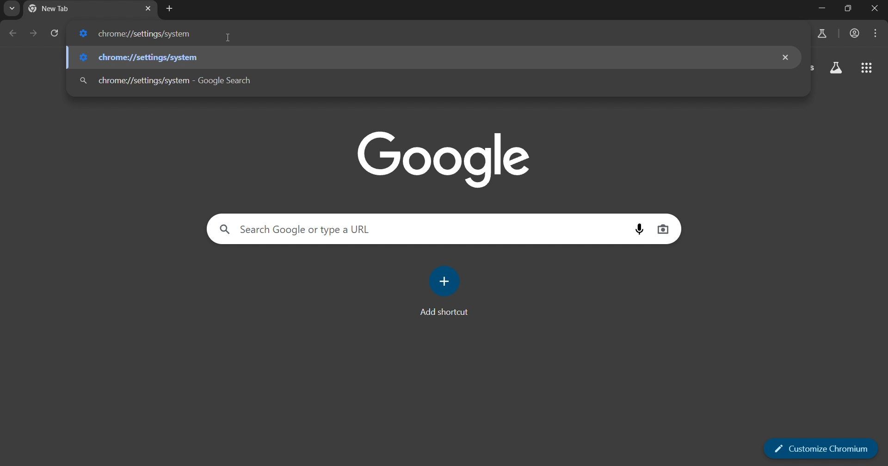  What do you see at coordinates (170, 9) in the screenshot?
I see `new tab` at bounding box center [170, 9].